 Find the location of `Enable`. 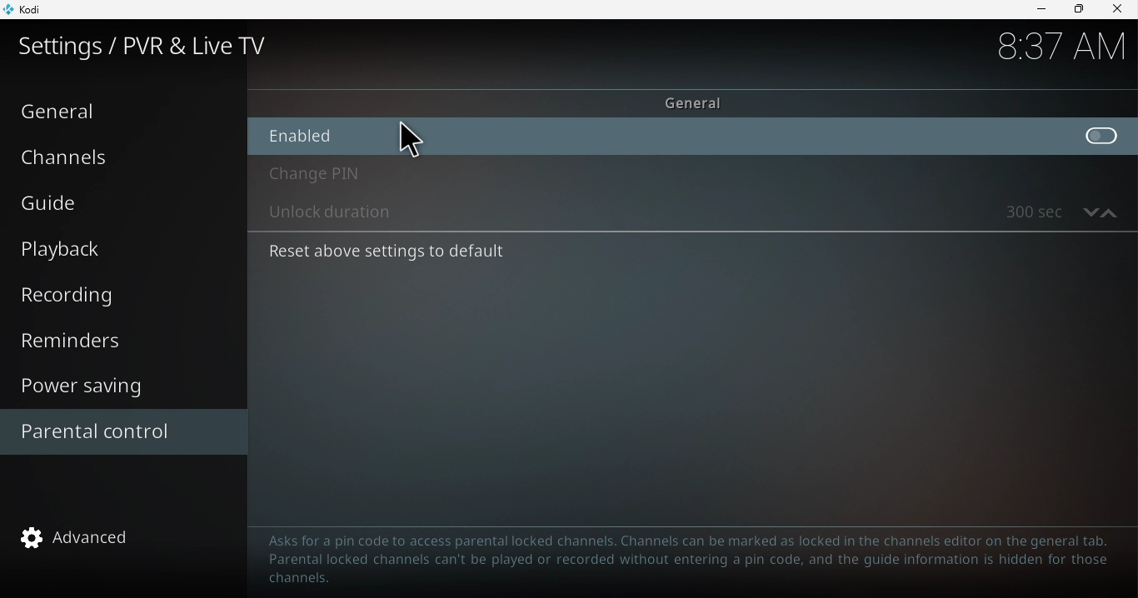

Enable is located at coordinates (687, 139).